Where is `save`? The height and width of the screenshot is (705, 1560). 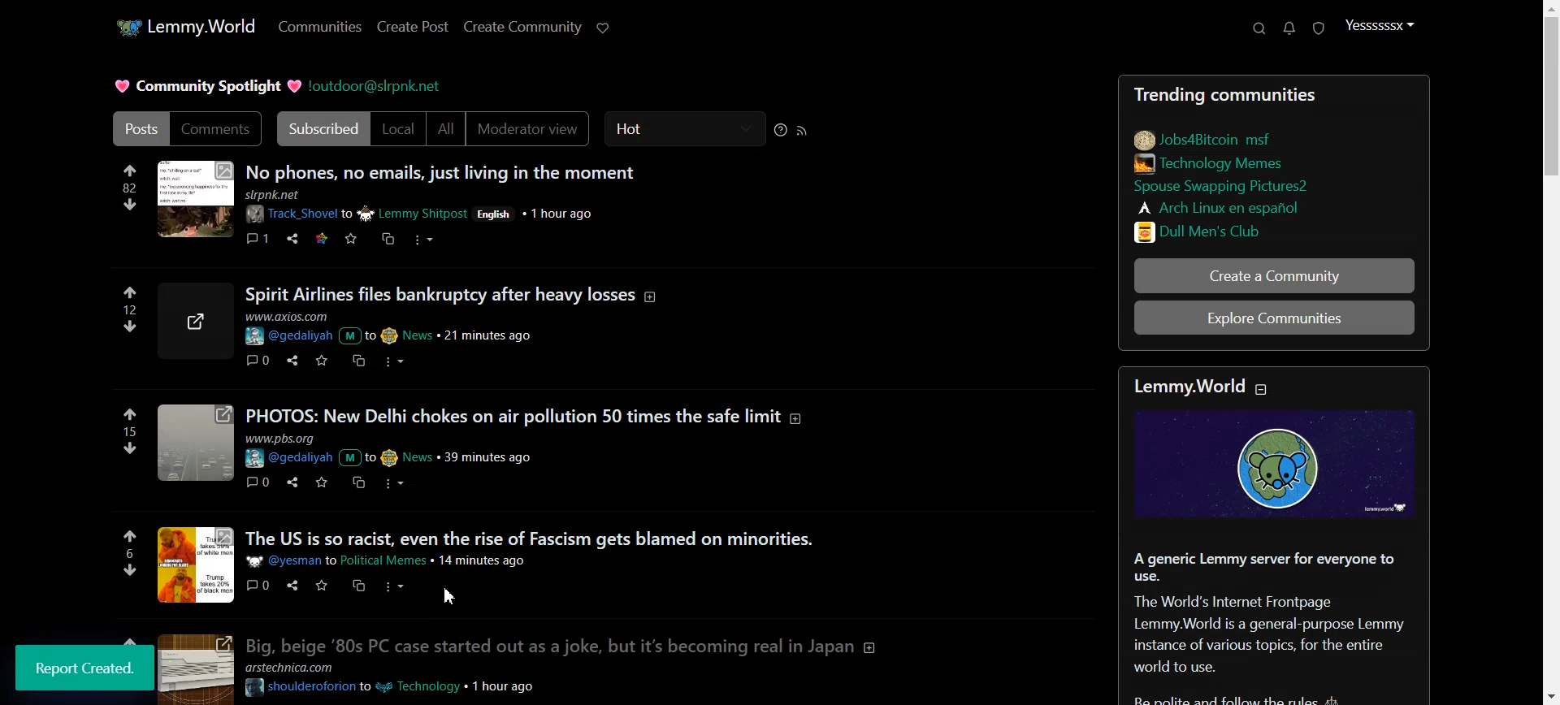 save is located at coordinates (321, 586).